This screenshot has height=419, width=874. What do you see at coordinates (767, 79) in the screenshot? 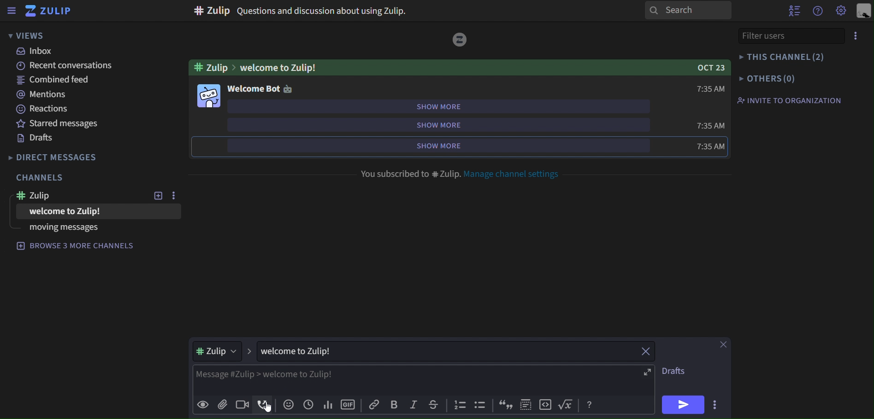
I see `others(0)` at bounding box center [767, 79].